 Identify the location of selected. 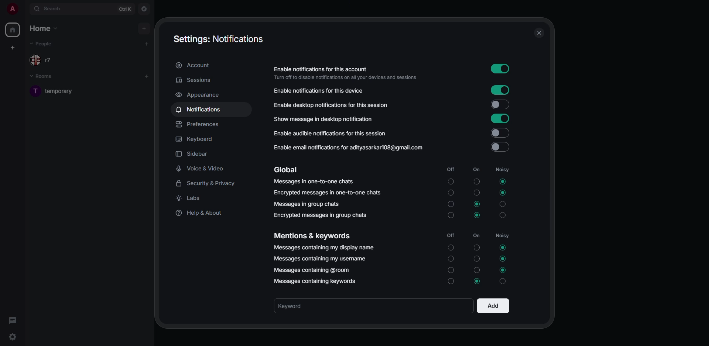
(503, 181).